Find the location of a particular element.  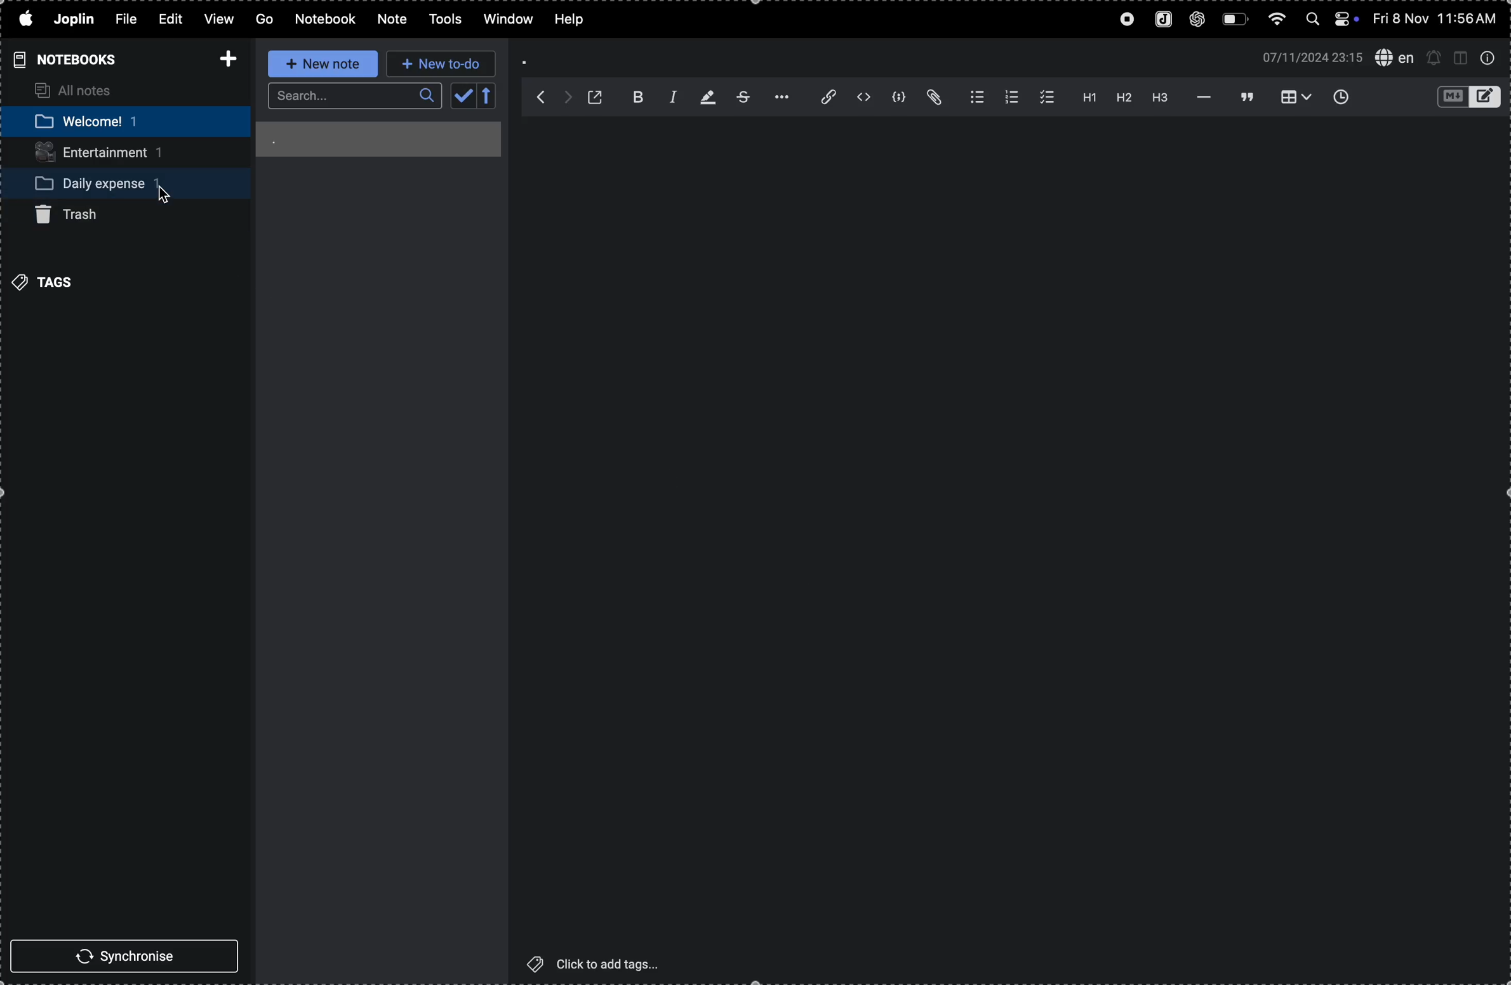

battery is located at coordinates (1235, 20).